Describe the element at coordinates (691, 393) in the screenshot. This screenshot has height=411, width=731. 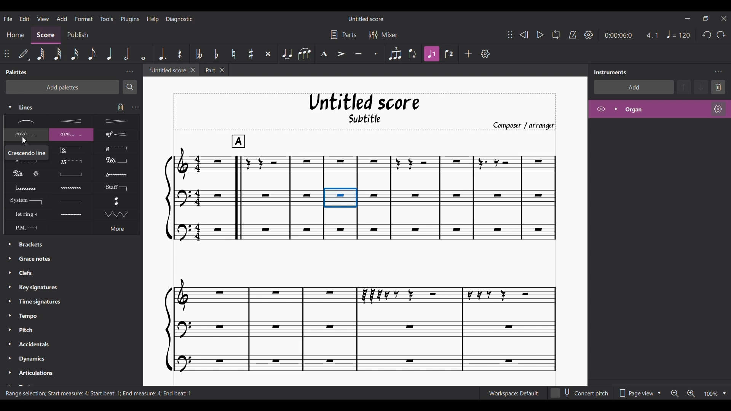
I see `Zoom in` at that location.